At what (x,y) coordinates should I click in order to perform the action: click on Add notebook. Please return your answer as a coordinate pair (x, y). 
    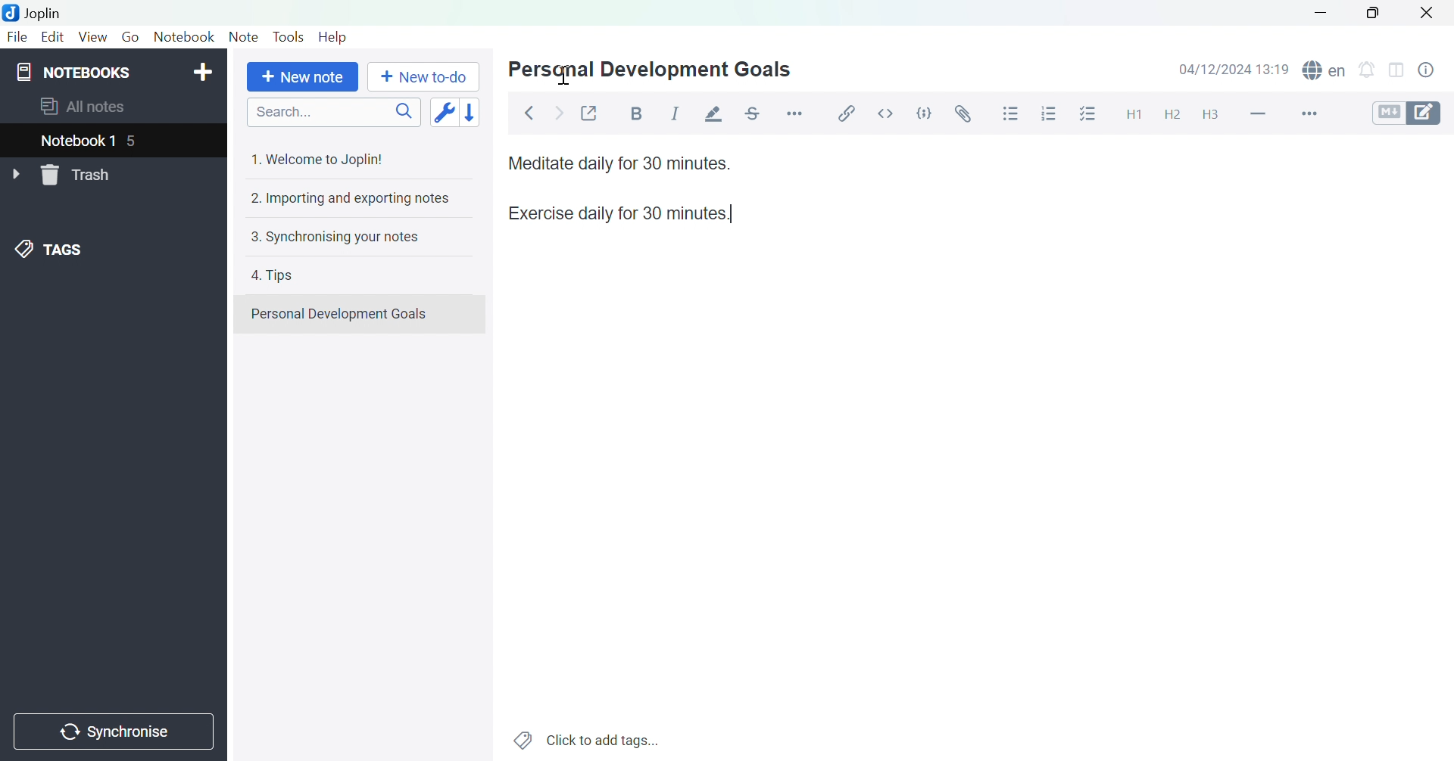
    Looking at the image, I should click on (204, 72).